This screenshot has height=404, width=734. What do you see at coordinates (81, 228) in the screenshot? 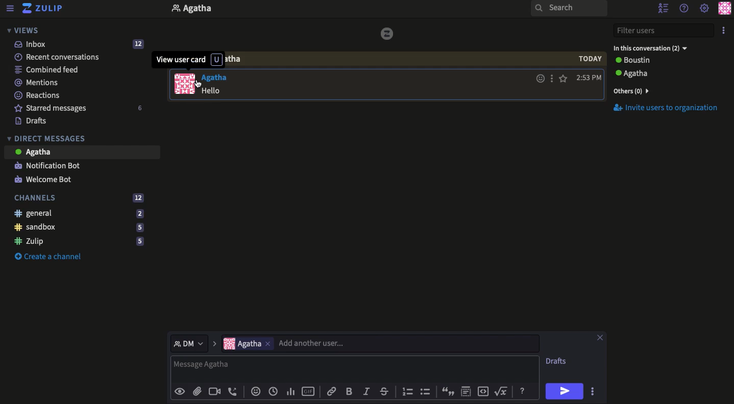
I see `Sandbox` at bounding box center [81, 228].